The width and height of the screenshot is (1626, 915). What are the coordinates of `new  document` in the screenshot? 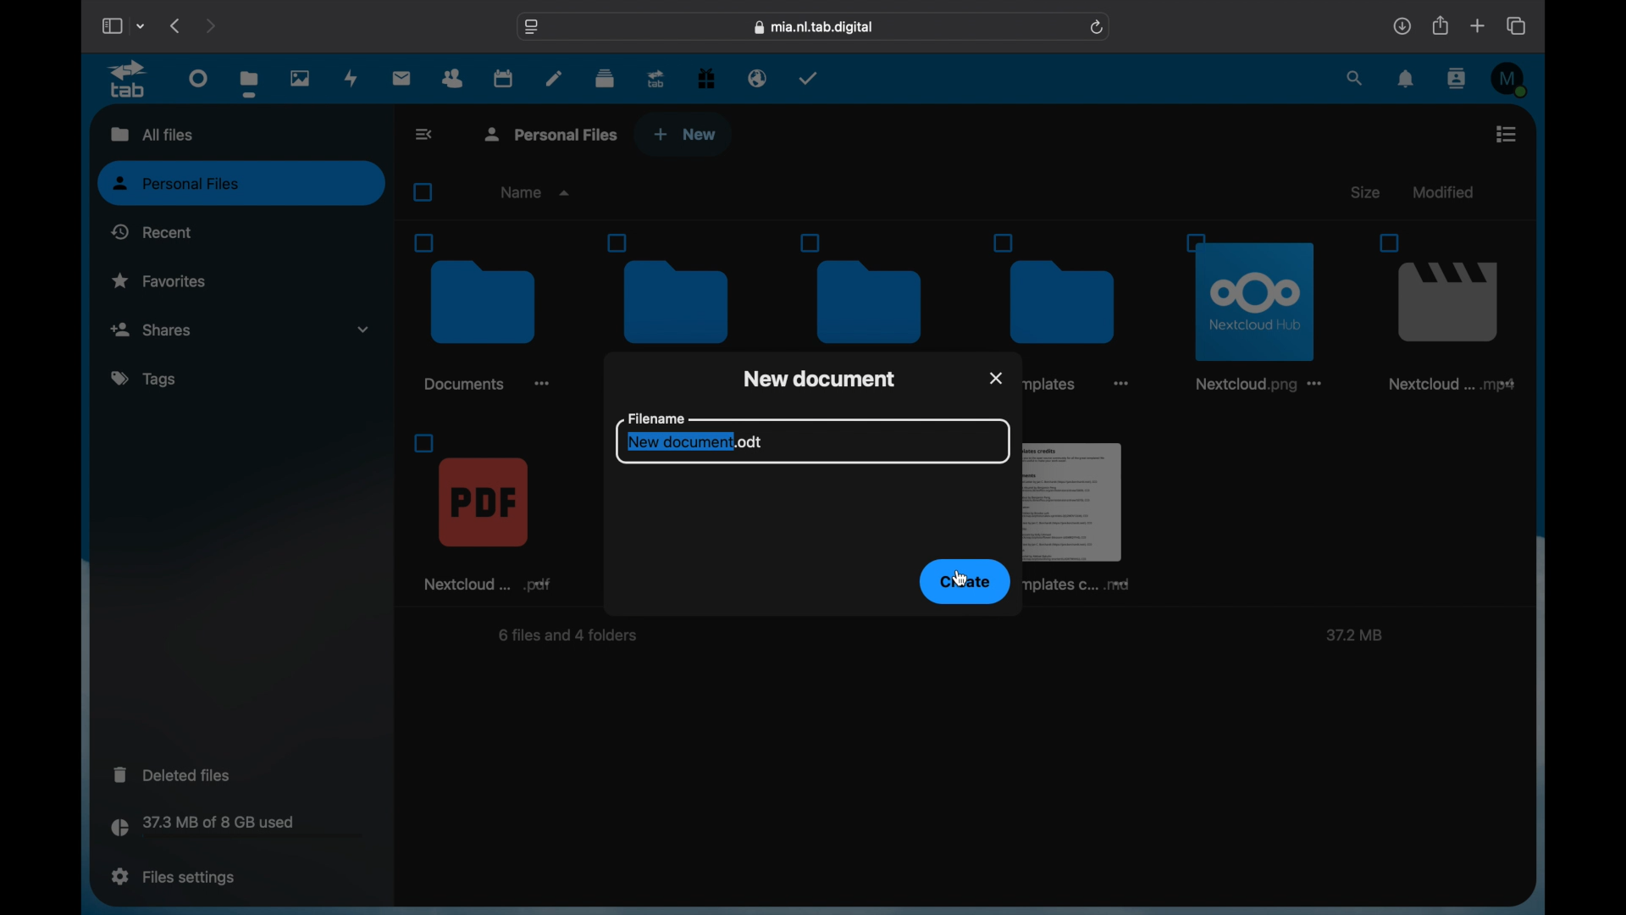 It's located at (693, 442).